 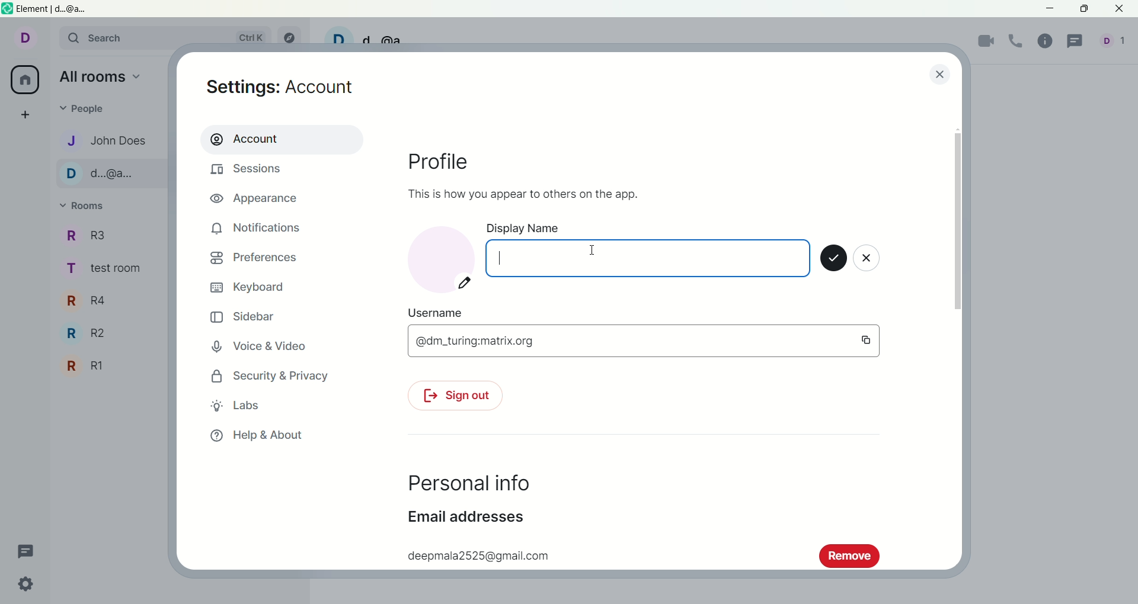 What do you see at coordinates (520, 193) in the screenshot?
I see `This is how you appear to others on the app` at bounding box center [520, 193].